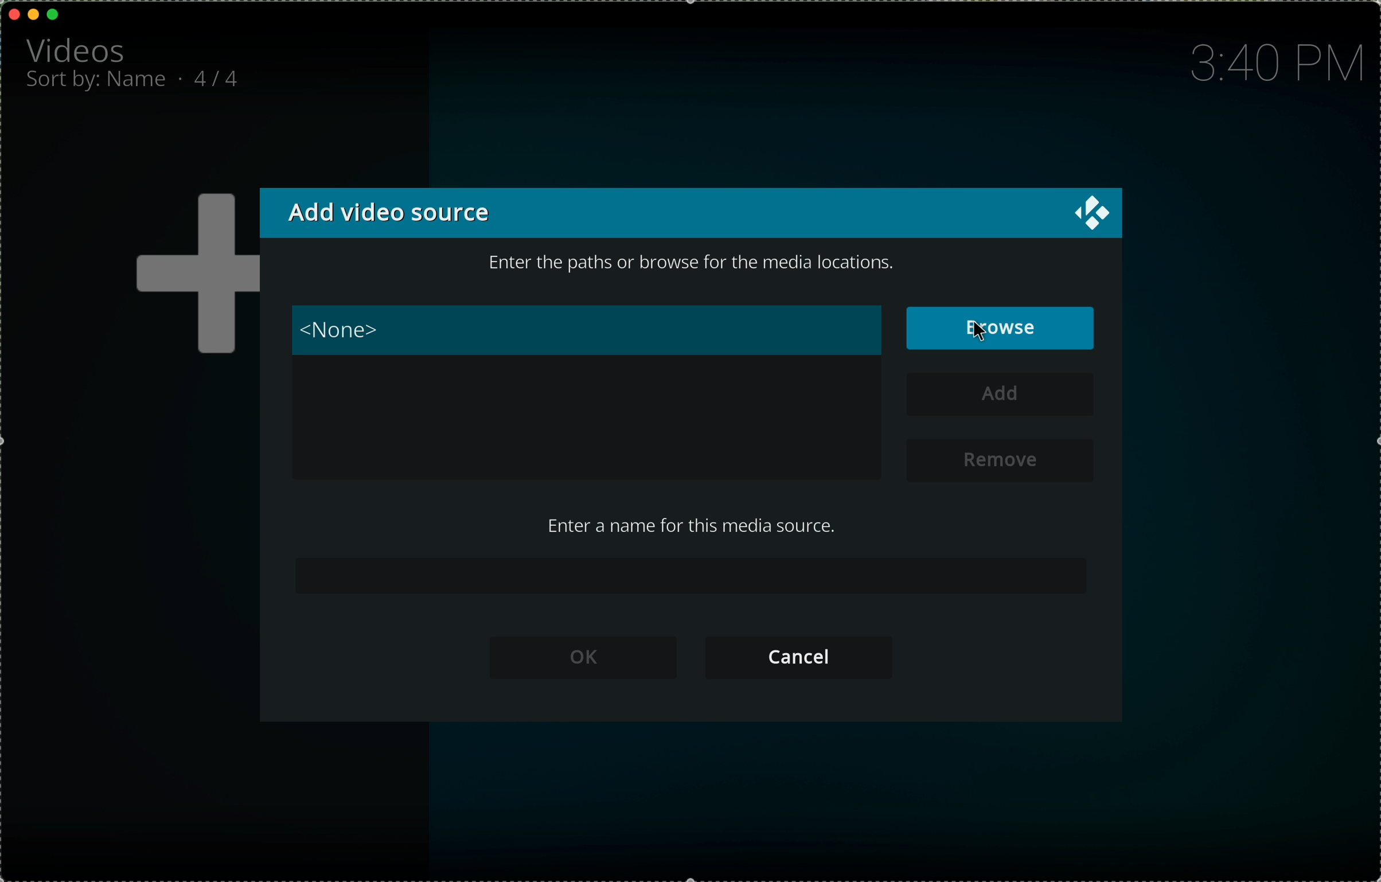  Describe the element at coordinates (15, 14) in the screenshot. I see `close` at that location.